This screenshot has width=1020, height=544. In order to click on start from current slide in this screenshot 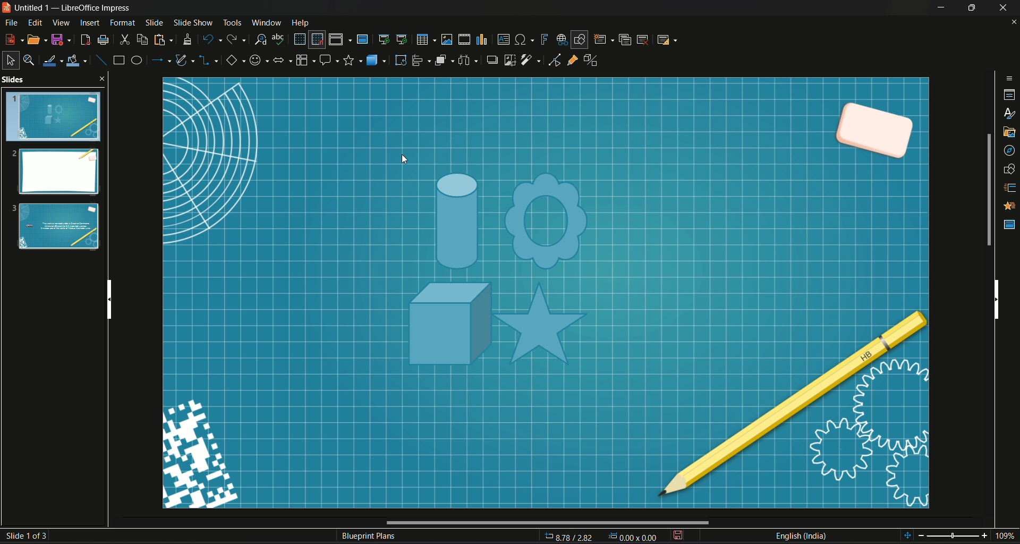, I will do `click(403, 39)`.